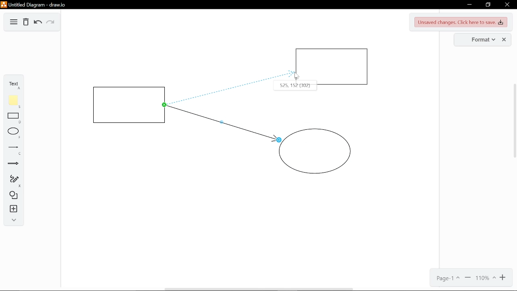 Image resolution: width=517 pixels, height=291 pixels. What do you see at coordinates (14, 101) in the screenshot?
I see `Note` at bounding box center [14, 101].